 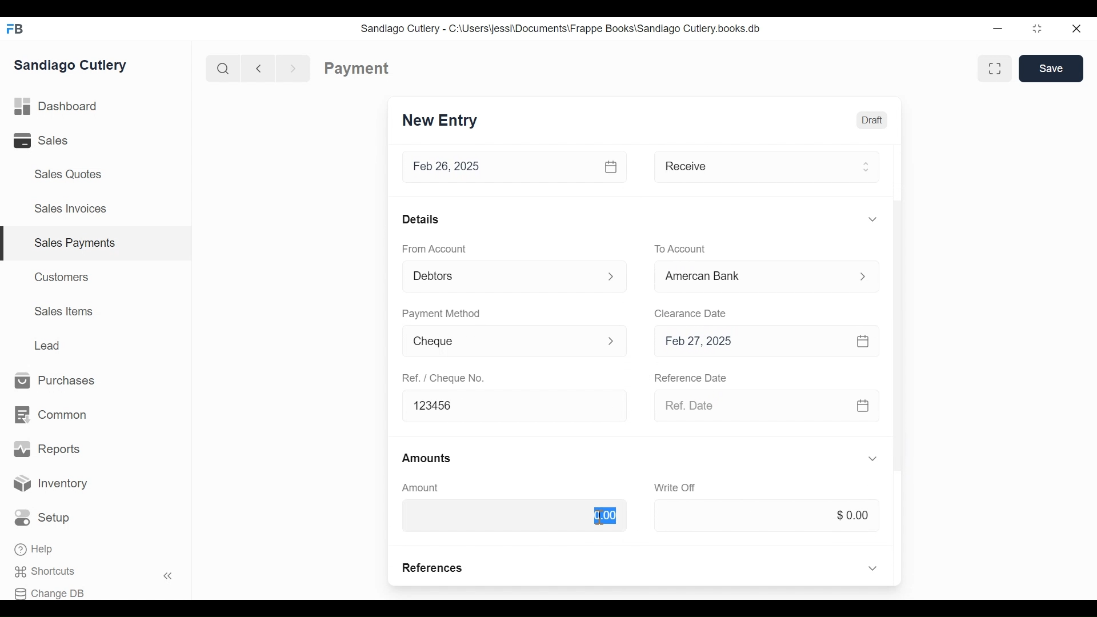 What do you see at coordinates (511, 514) in the screenshot?
I see `$0.00` at bounding box center [511, 514].